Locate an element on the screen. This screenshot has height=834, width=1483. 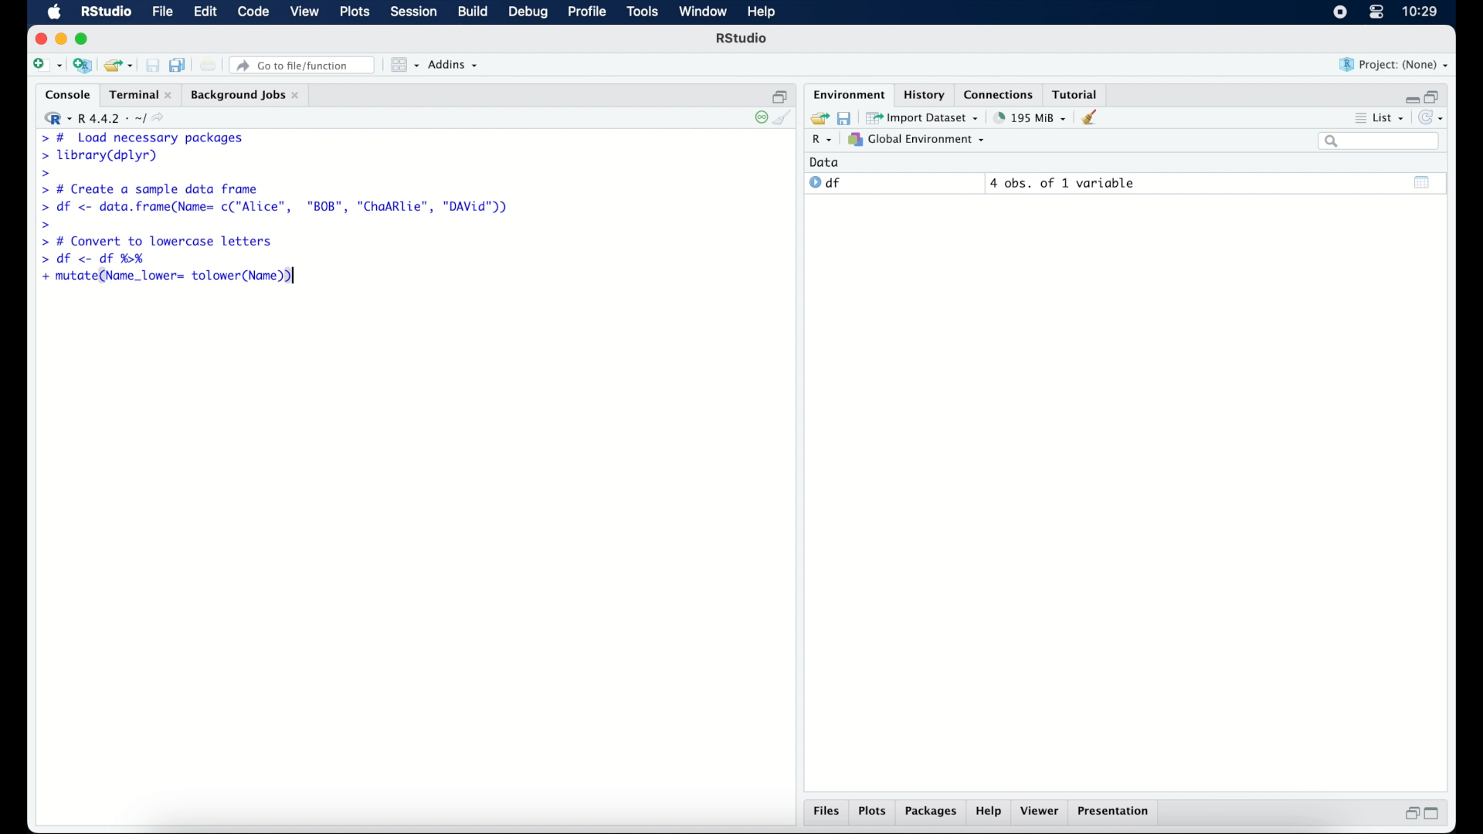
> # Create a sample data frame] is located at coordinates (153, 188).